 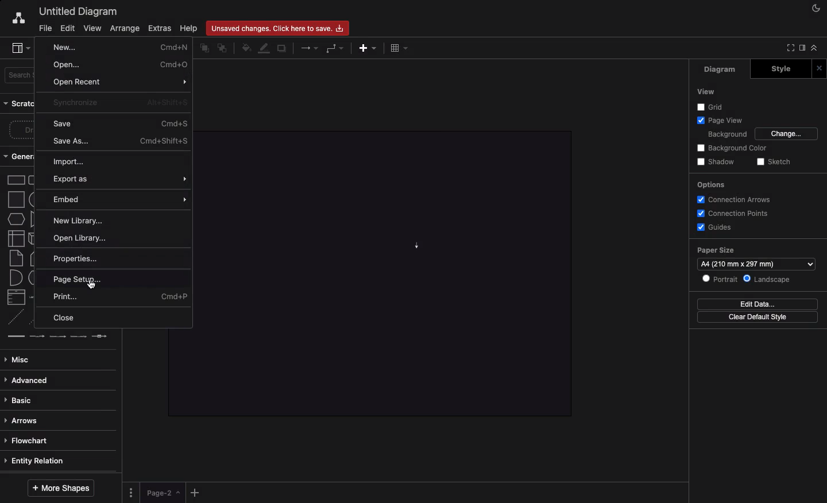 What do you see at coordinates (719, 278) in the screenshot?
I see `Portrait` at bounding box center [719, 278].